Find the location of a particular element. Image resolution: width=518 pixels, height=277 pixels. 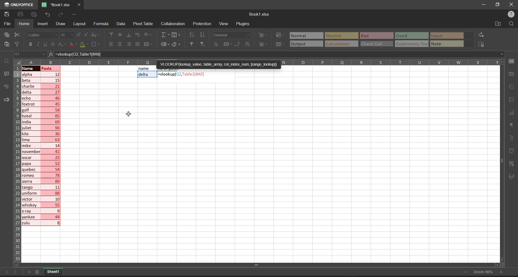

collaboration is located at coordinates (174, 23).